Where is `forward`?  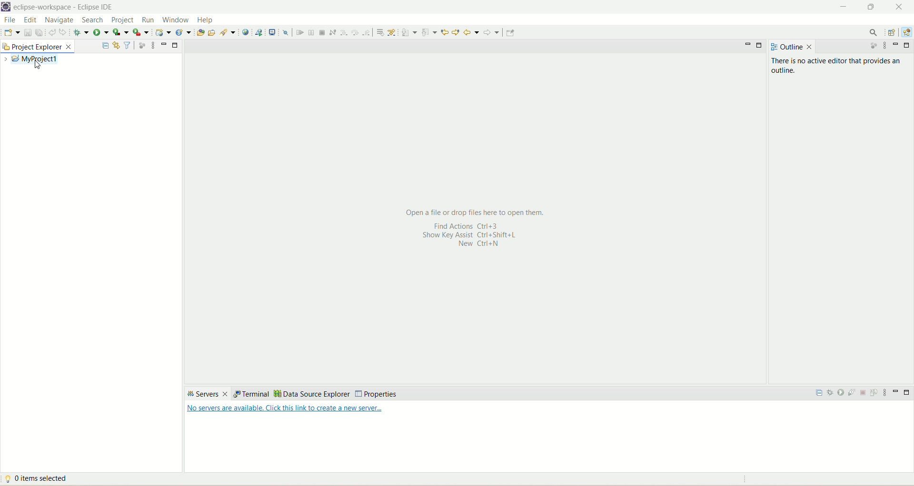 forward is located at coordinates (492, 32).